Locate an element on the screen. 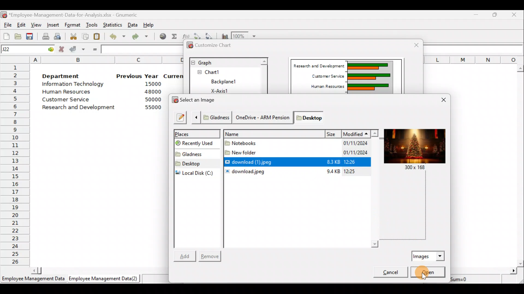 The image size is (524, 294). Data is located at coordinates (133, 24).